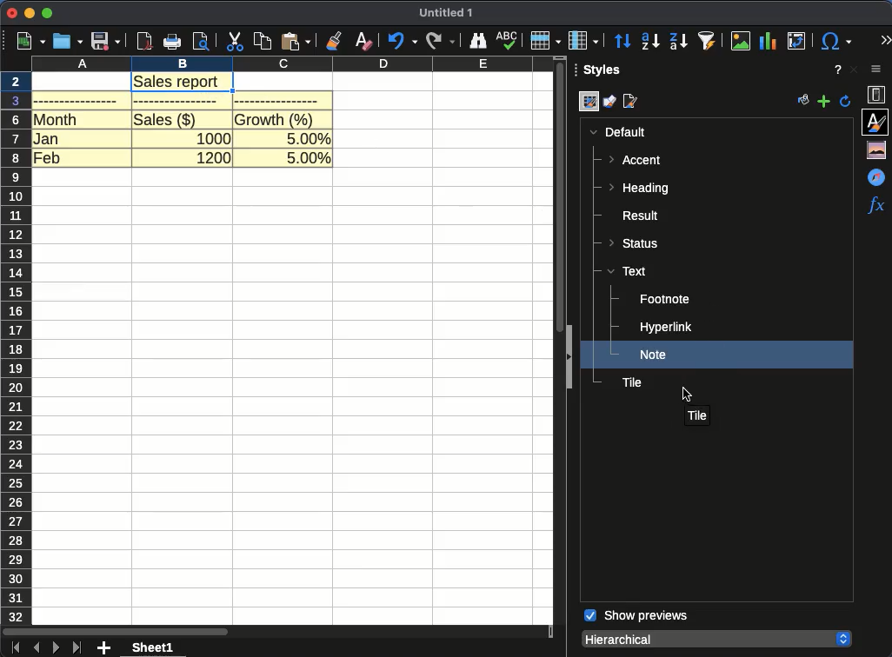 The width and height of the screenshot is (892, 657). What do you see at coordinates (716, 638) in the screenshot?
I see `hierarchical ` at bounding box center [716, 638].